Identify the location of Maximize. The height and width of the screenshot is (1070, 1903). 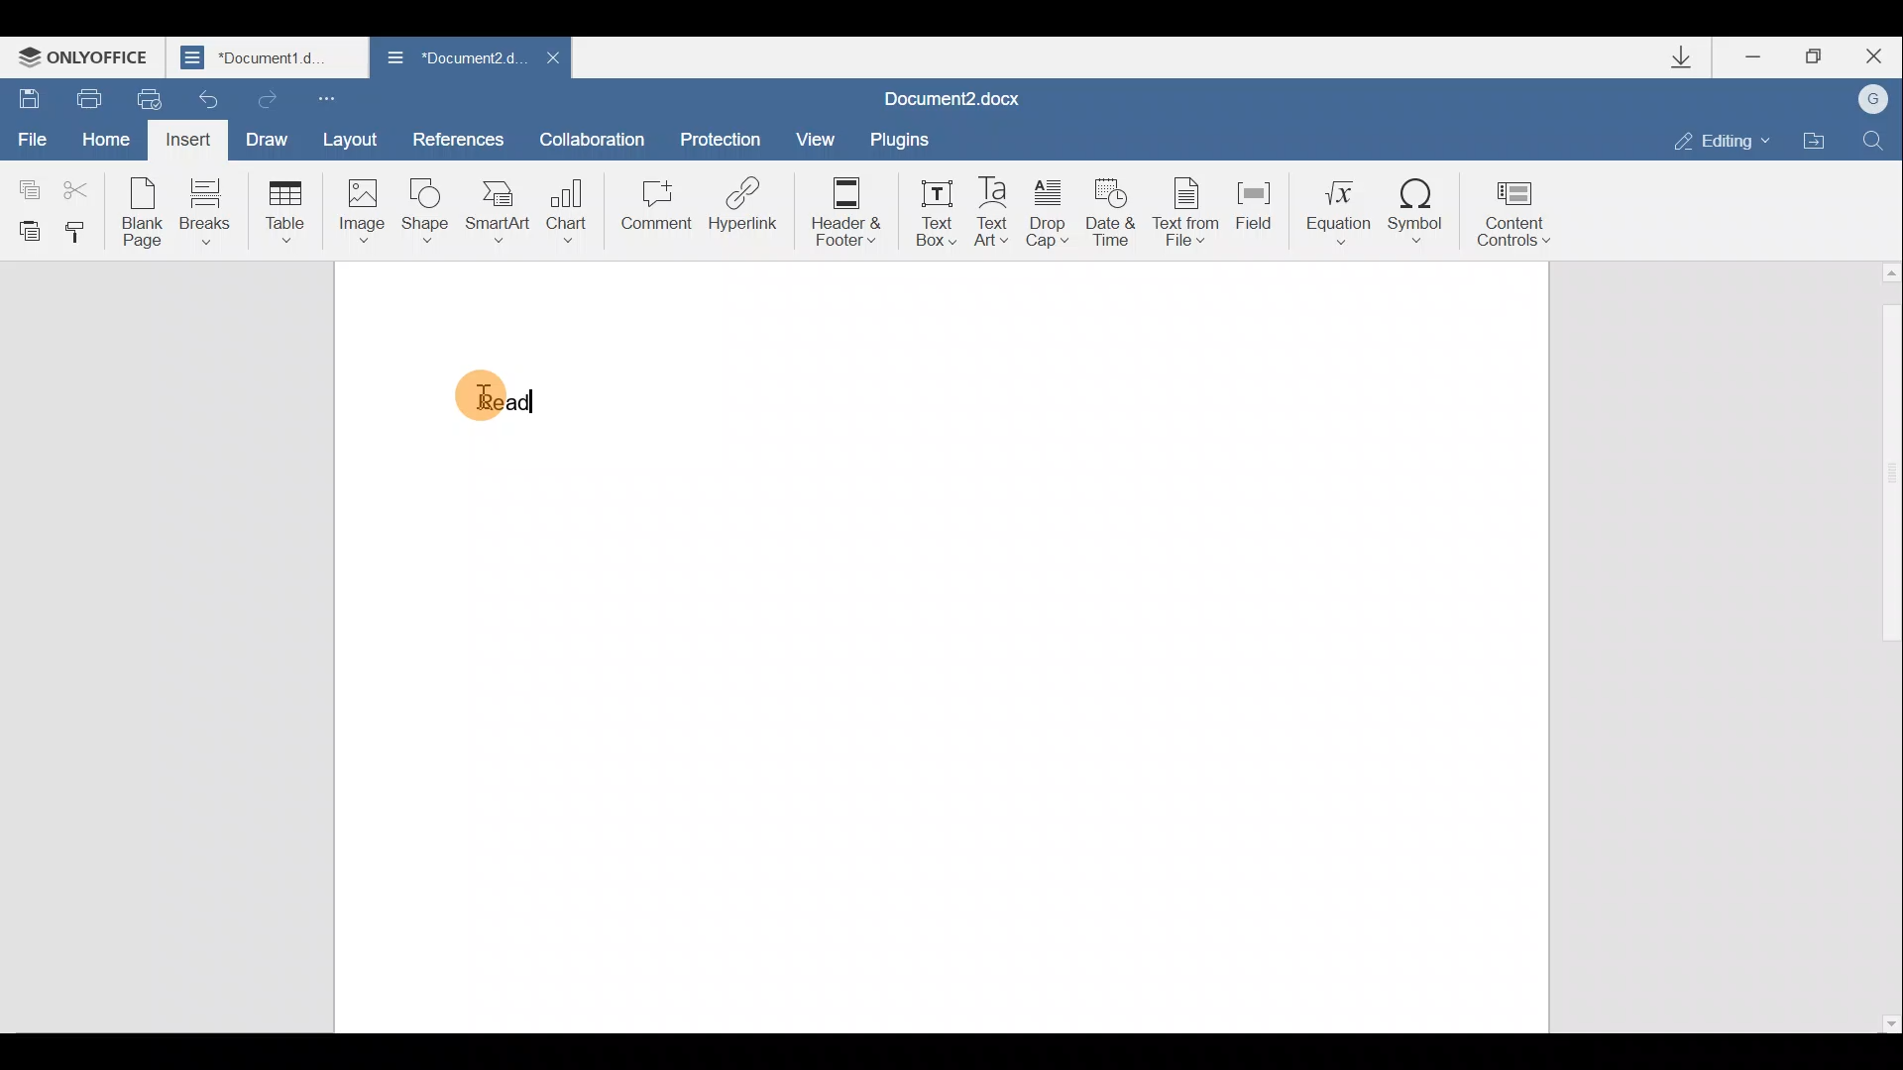
(1822, 55).